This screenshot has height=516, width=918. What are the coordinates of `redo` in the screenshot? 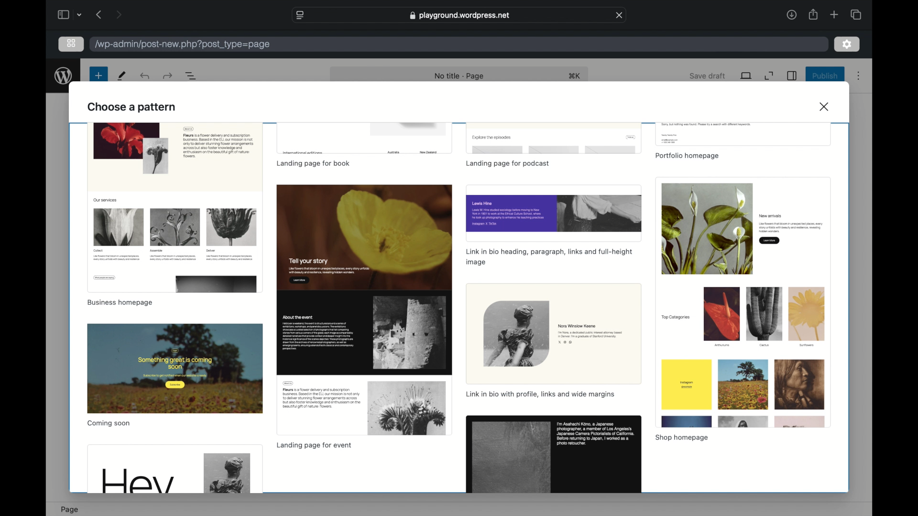 It's located at (146, 76).